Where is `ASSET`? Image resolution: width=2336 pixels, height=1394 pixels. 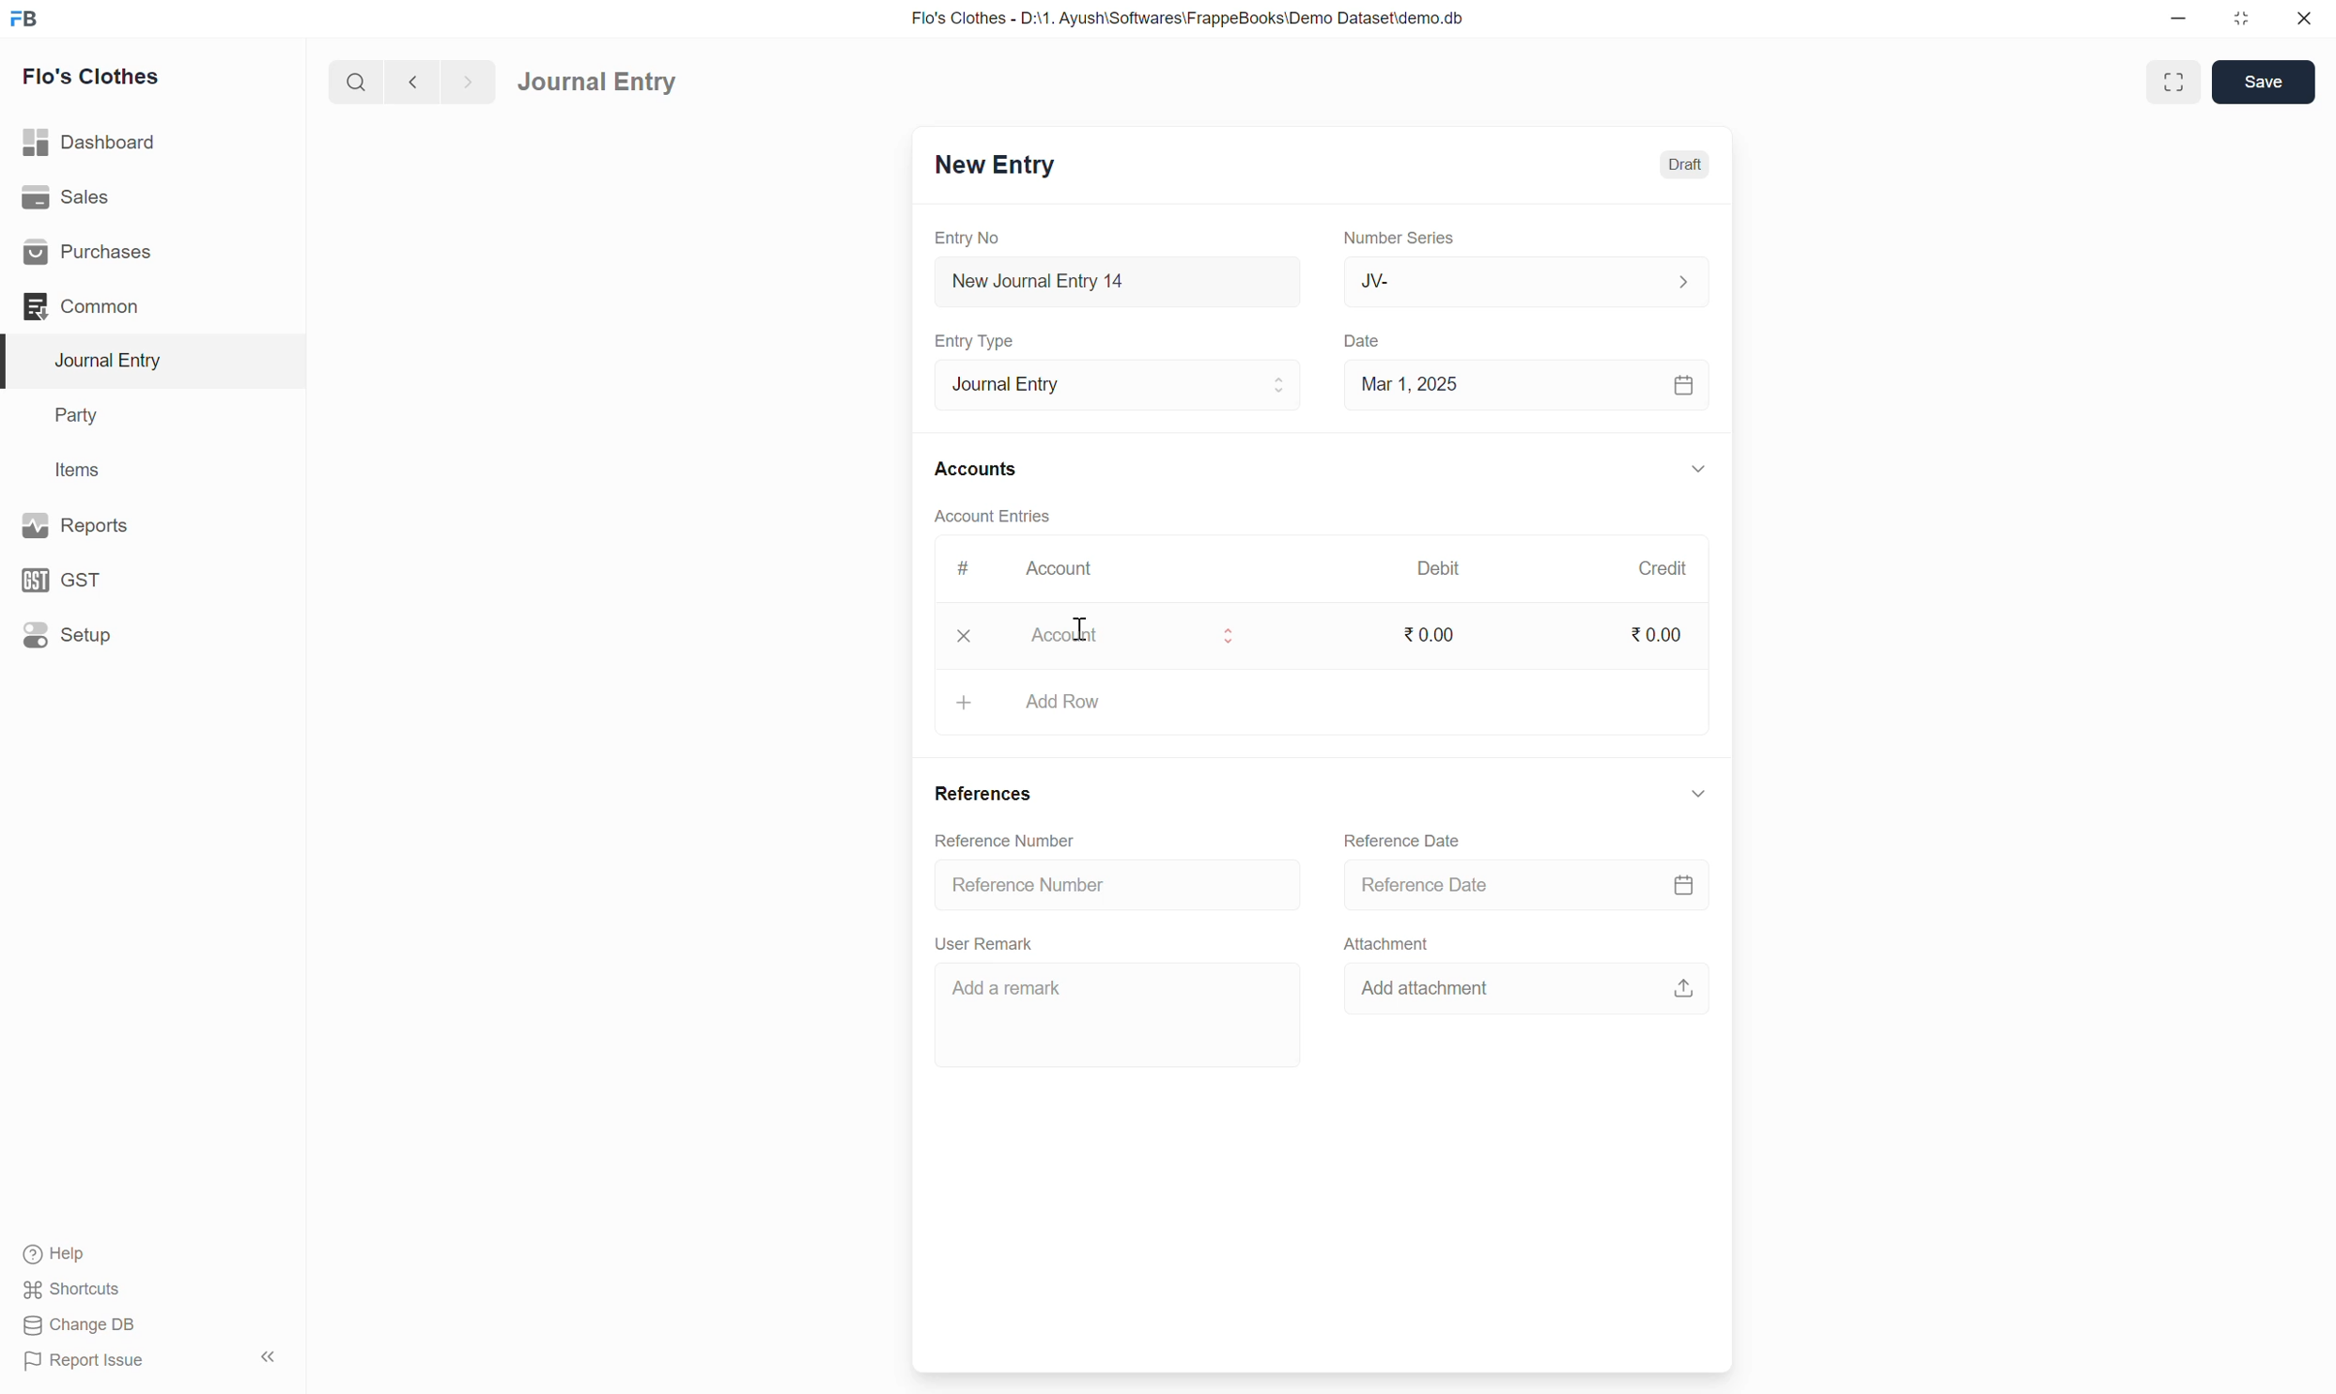
ASSET is located at coordinates (1065, 702).